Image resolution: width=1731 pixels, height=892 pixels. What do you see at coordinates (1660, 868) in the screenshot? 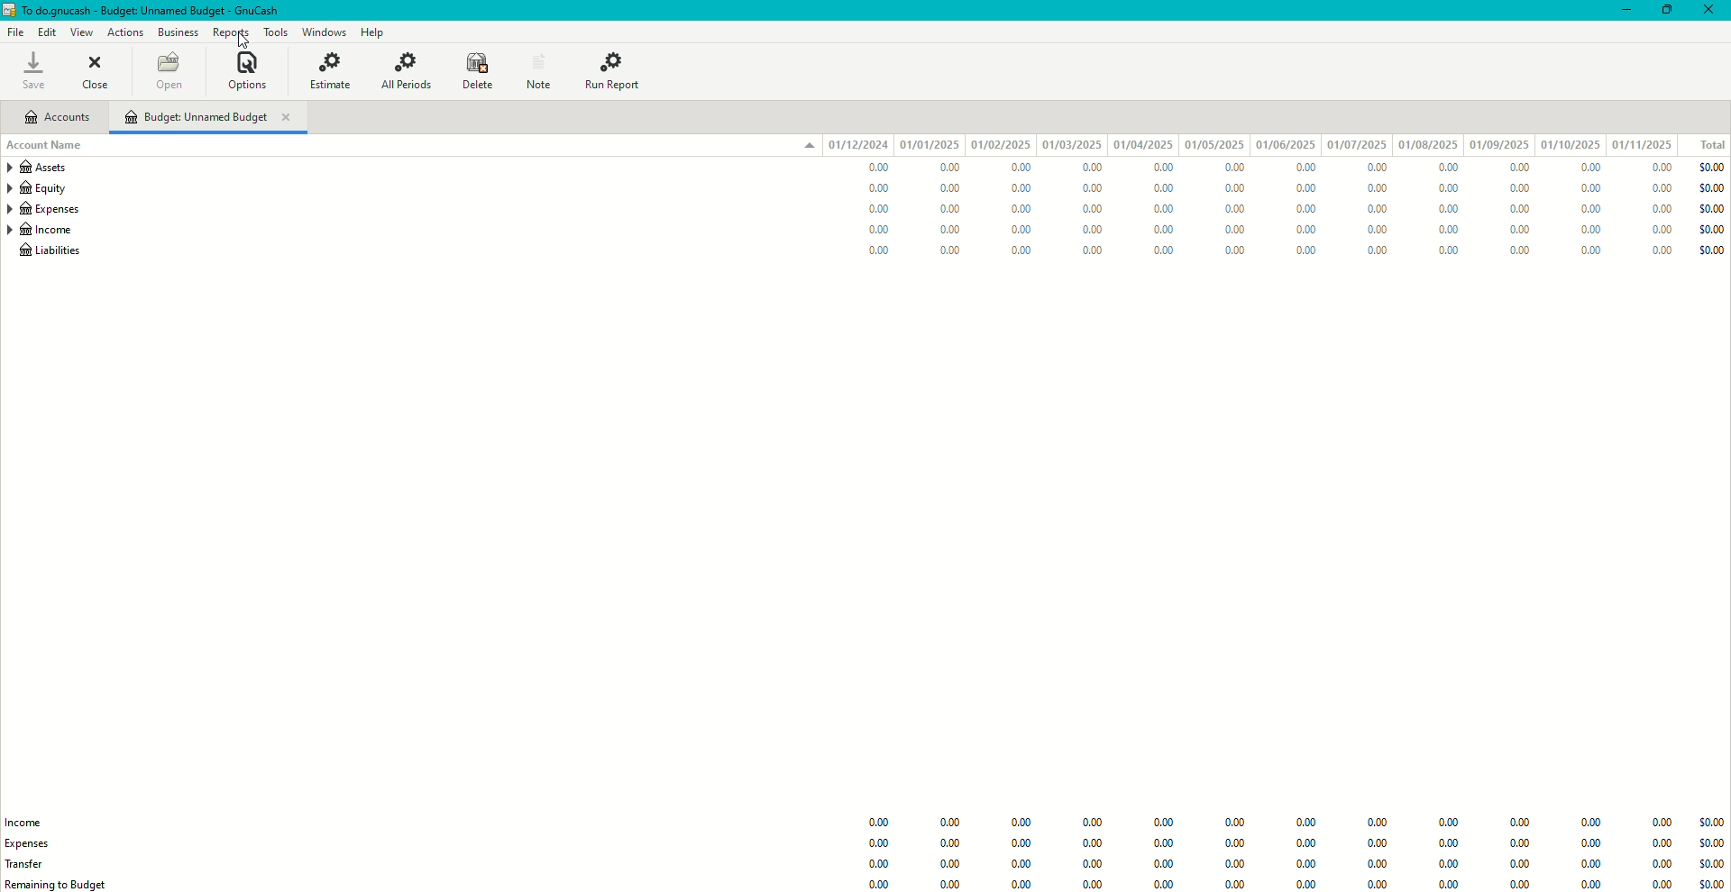
I see `0.00` at bounding box center [1660, 868].